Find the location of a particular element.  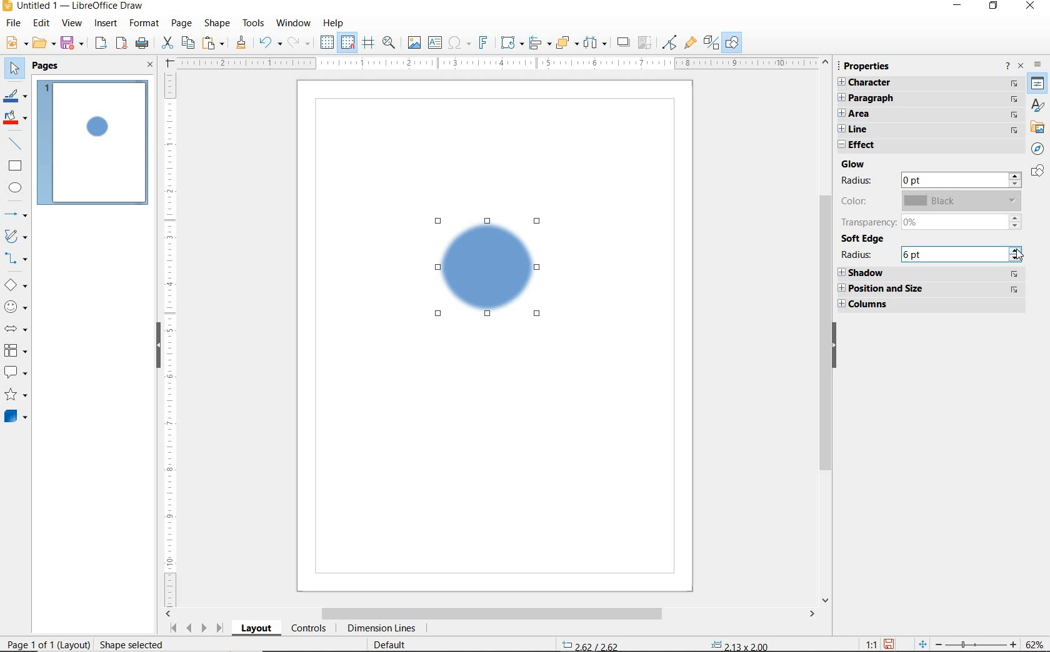

page 1 of 1 (layout) Shape selected is located at coordinates (89, 645).